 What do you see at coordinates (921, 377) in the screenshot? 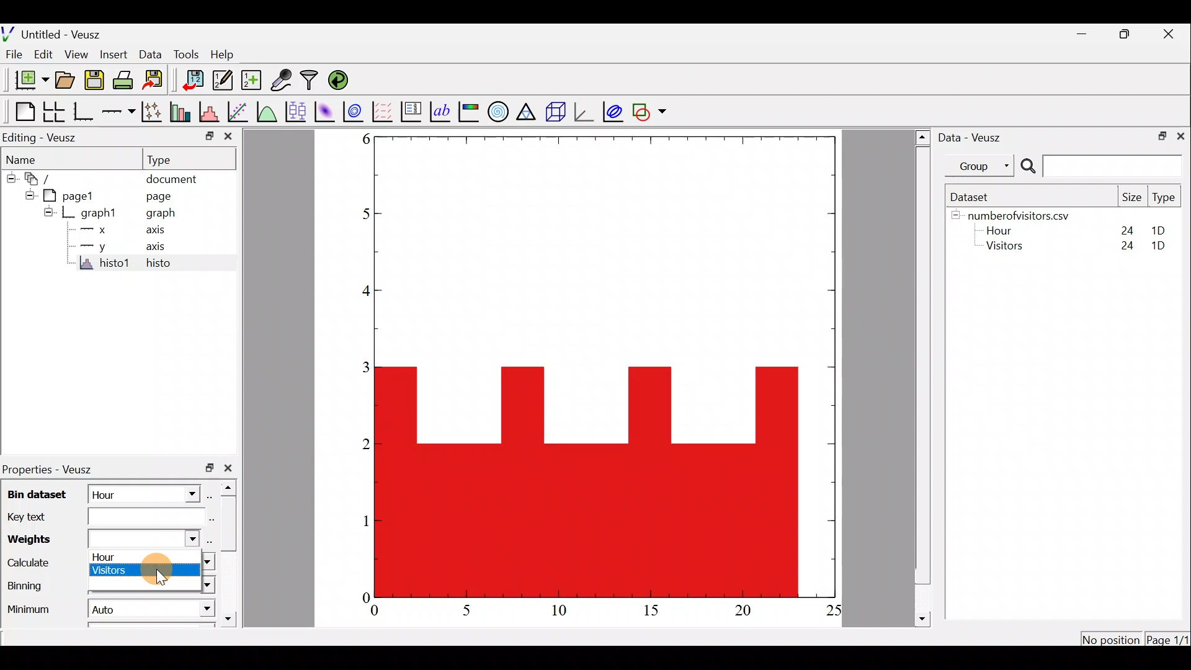
I see `scroll bar` at bounding box center [921, 377].